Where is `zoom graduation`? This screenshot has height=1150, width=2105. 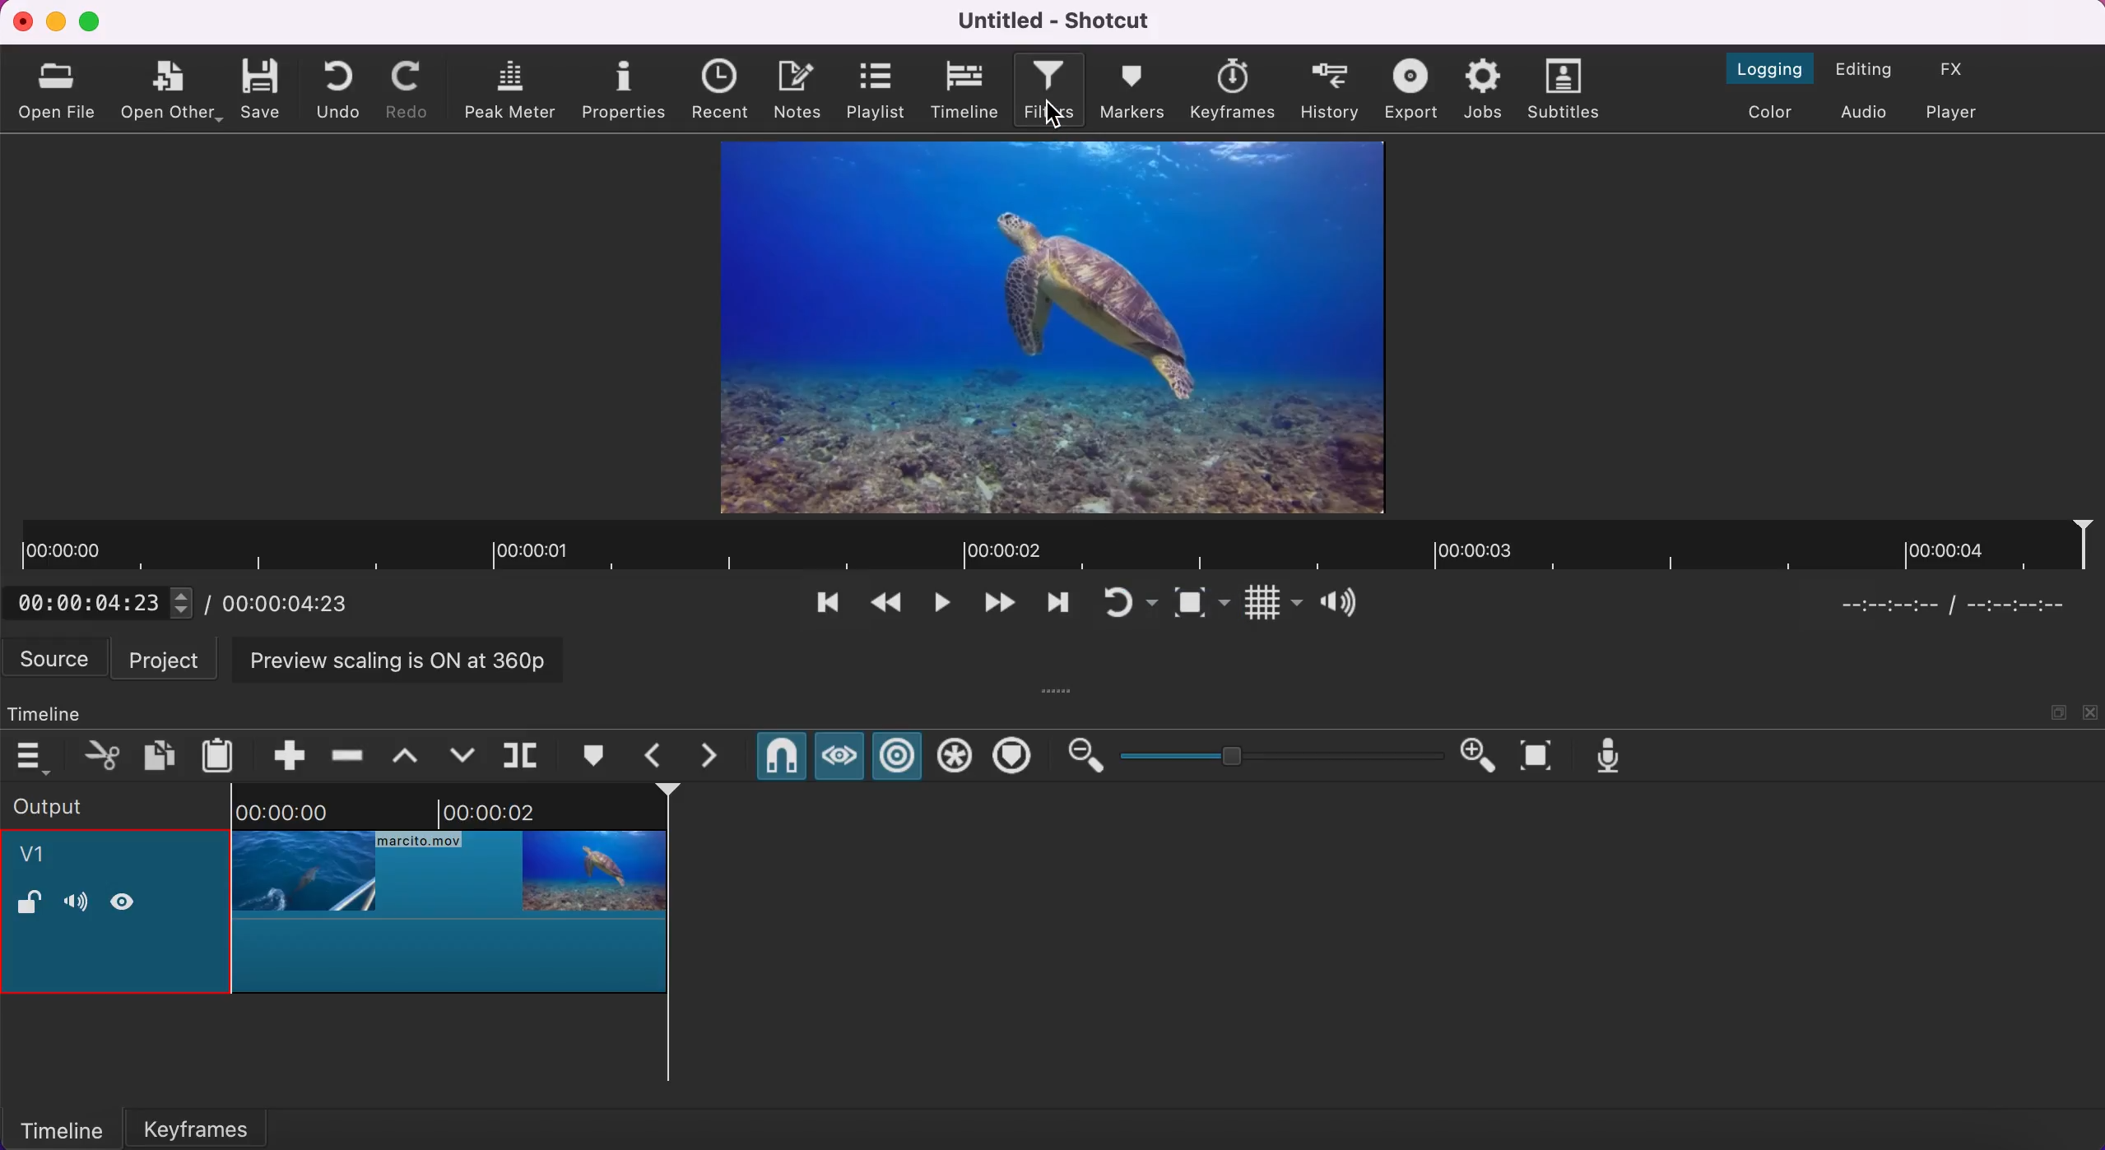 zoom graduation is located at coordinates (1279, 757).